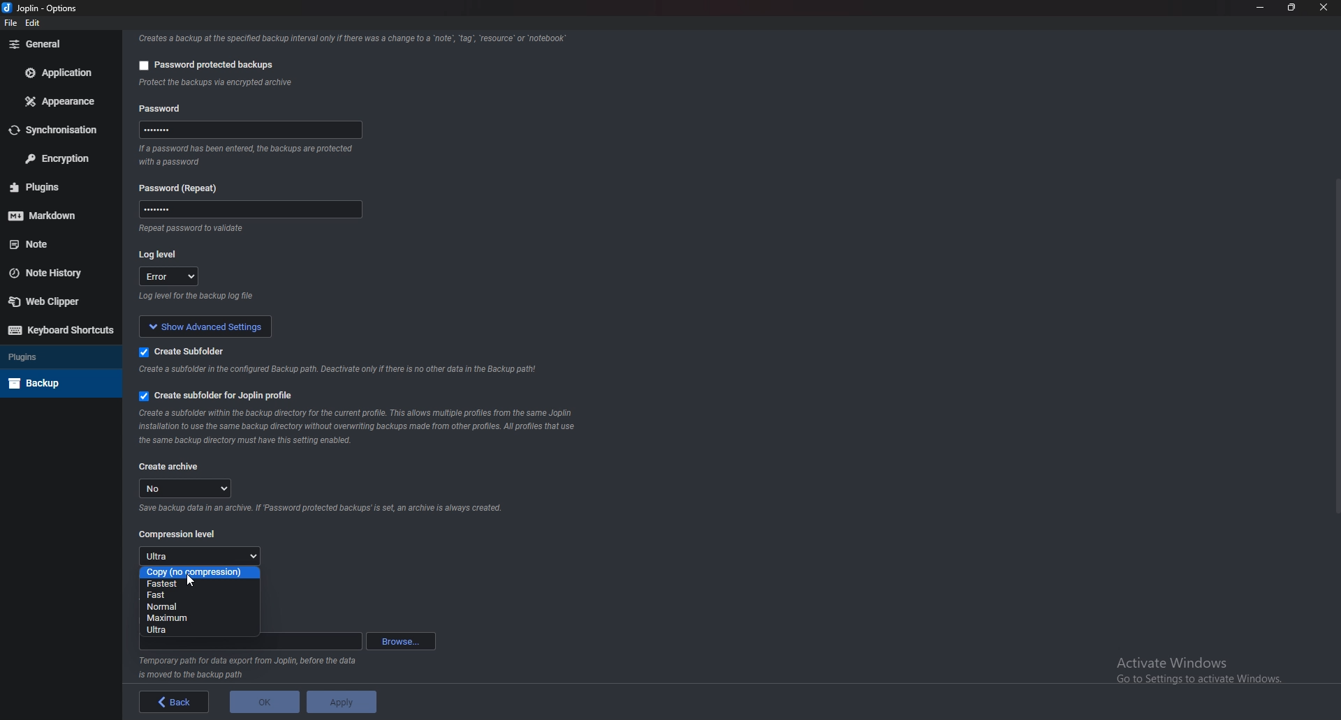 The height and width of the screenshot is (720, 1341). What do you see at coordinates (196, 580) in the screenshot?
I see `cursor` at bounding box center [196, 580].